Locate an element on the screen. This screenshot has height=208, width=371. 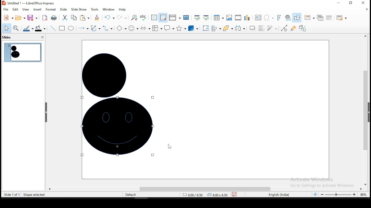
view is located at coordinates (26, 10).